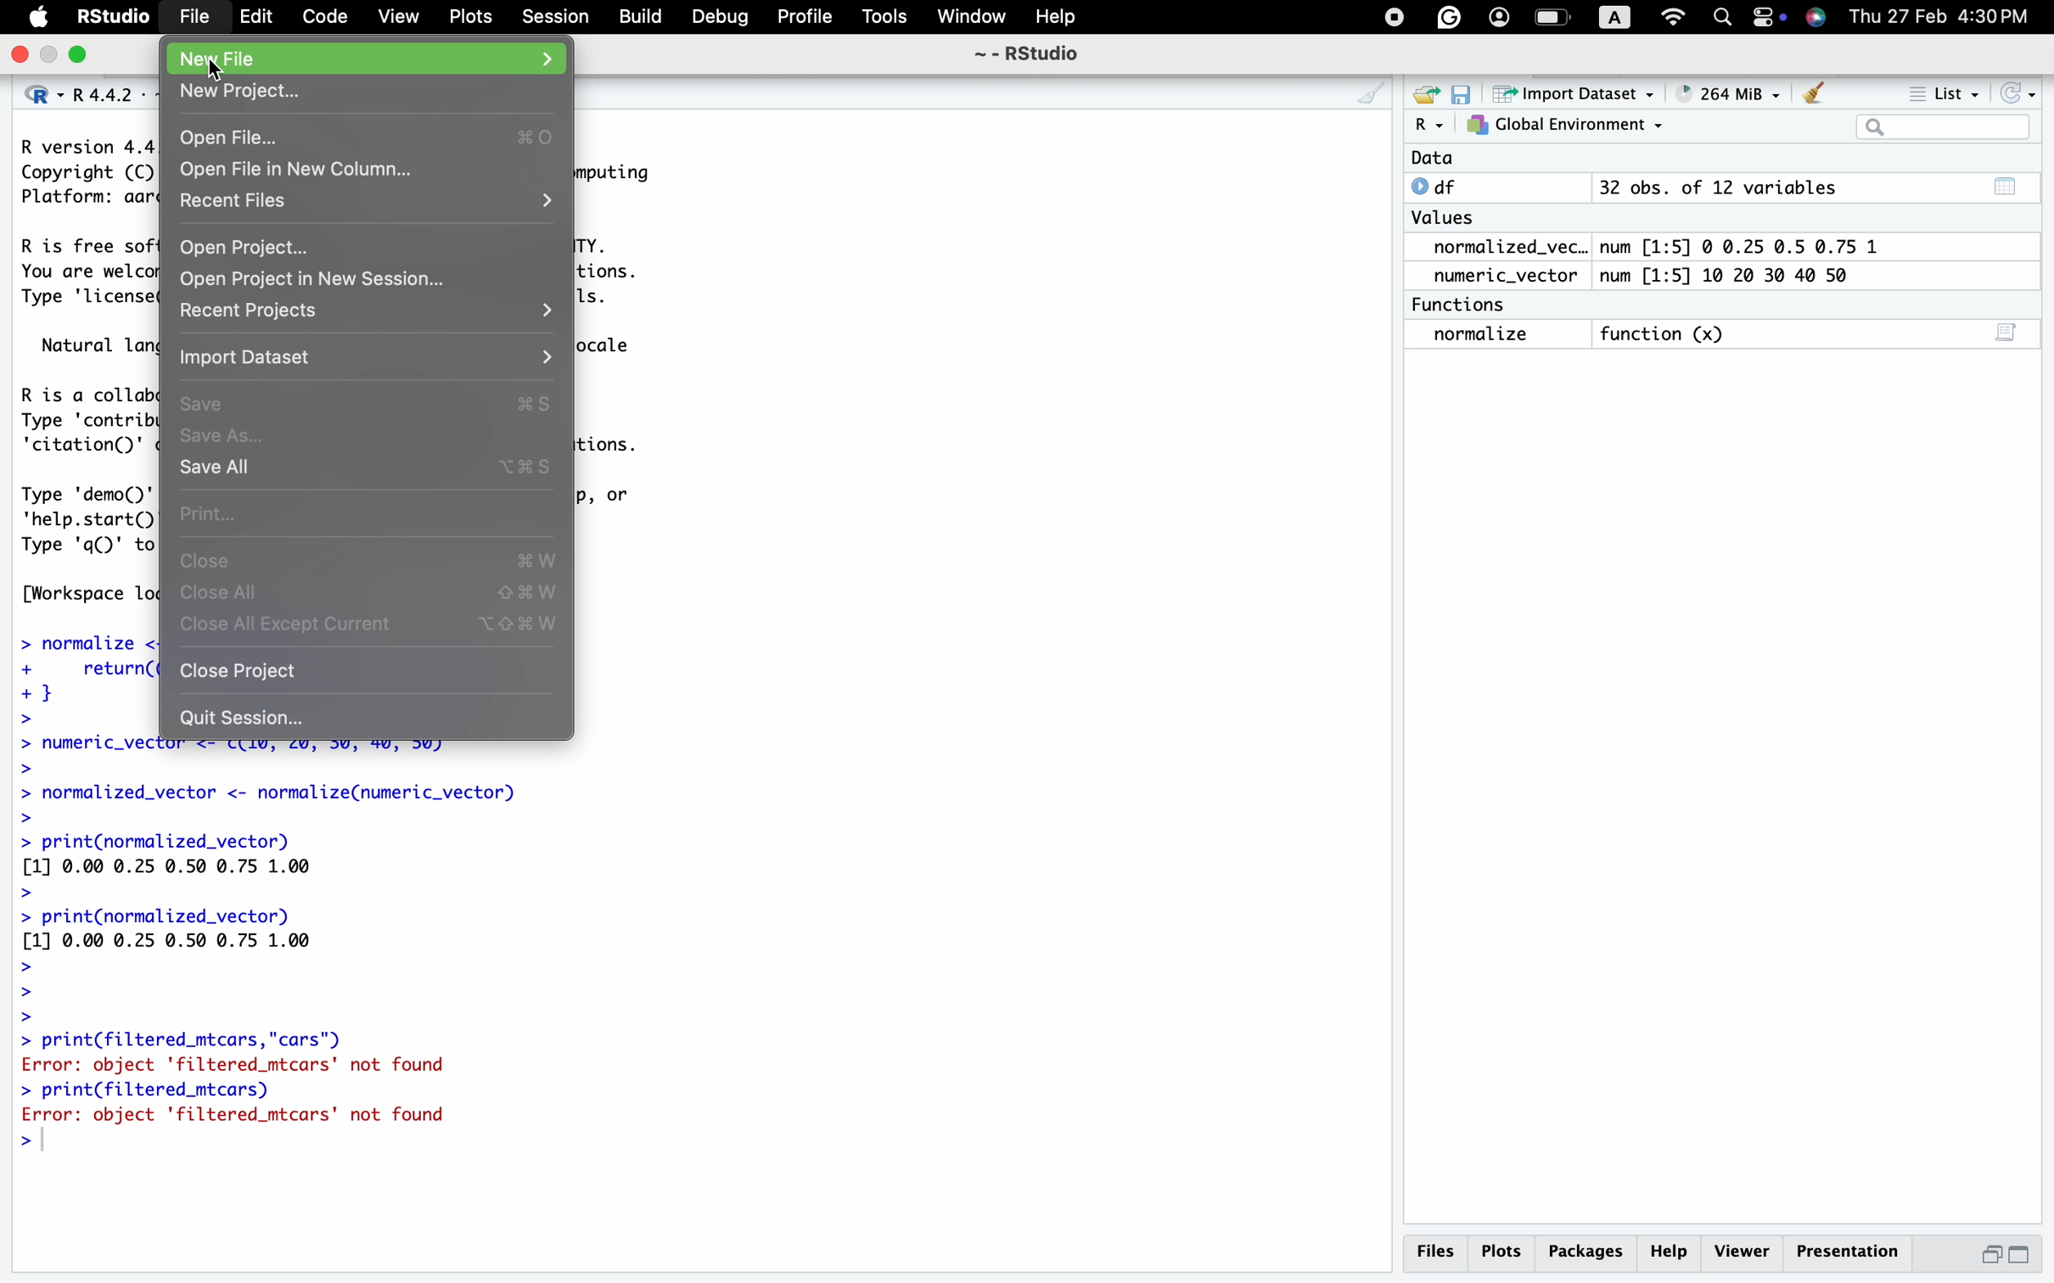 This screenshot has width=2054, height=1283. I want to click on Thu 27 Feb 4:30 PM, so click(1946, 16).